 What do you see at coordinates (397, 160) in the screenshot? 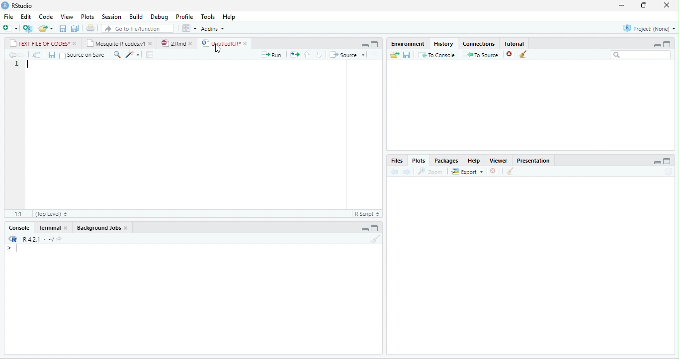
I see `Files` at bounding box center [397, 160].